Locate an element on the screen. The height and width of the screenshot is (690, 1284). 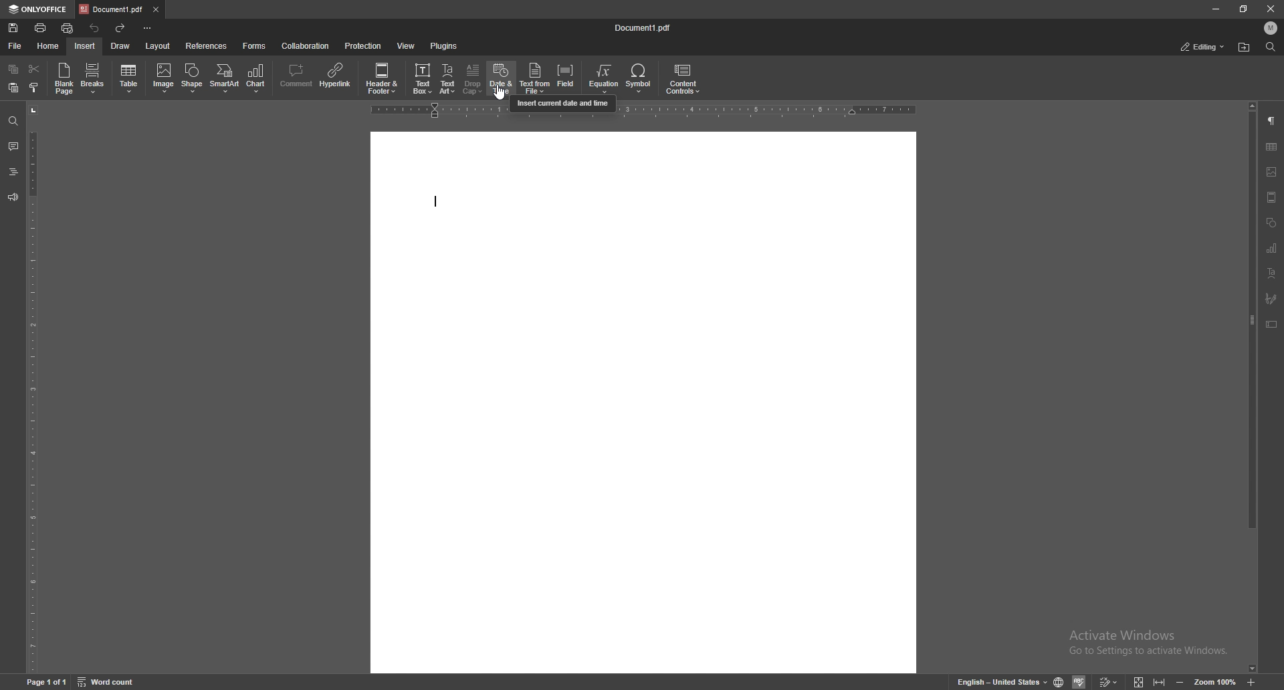
vertical scale is located at coordinates (35, 389).